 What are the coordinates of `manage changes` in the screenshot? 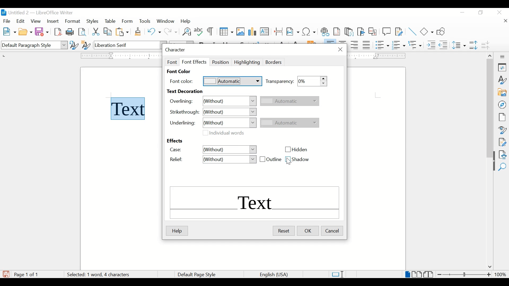 It's located at (502, 142).